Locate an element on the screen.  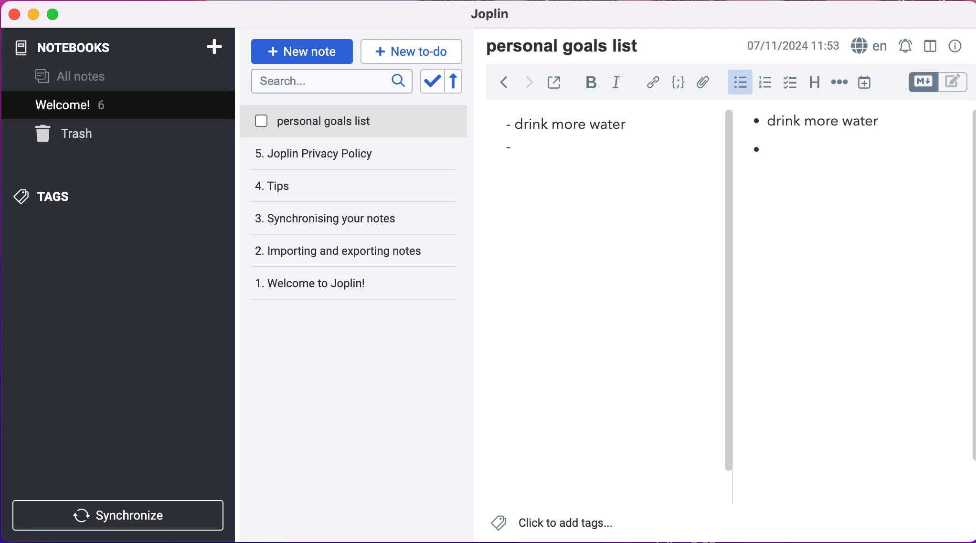
synchronize is located at coordinates (121, 515).